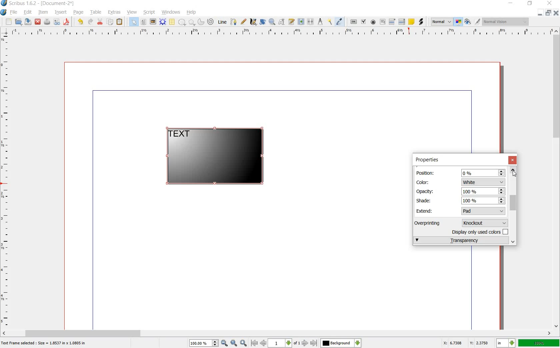  Describe the element at coordinates (557, 179) in the screenshot. I see `scroll bar` at that location.